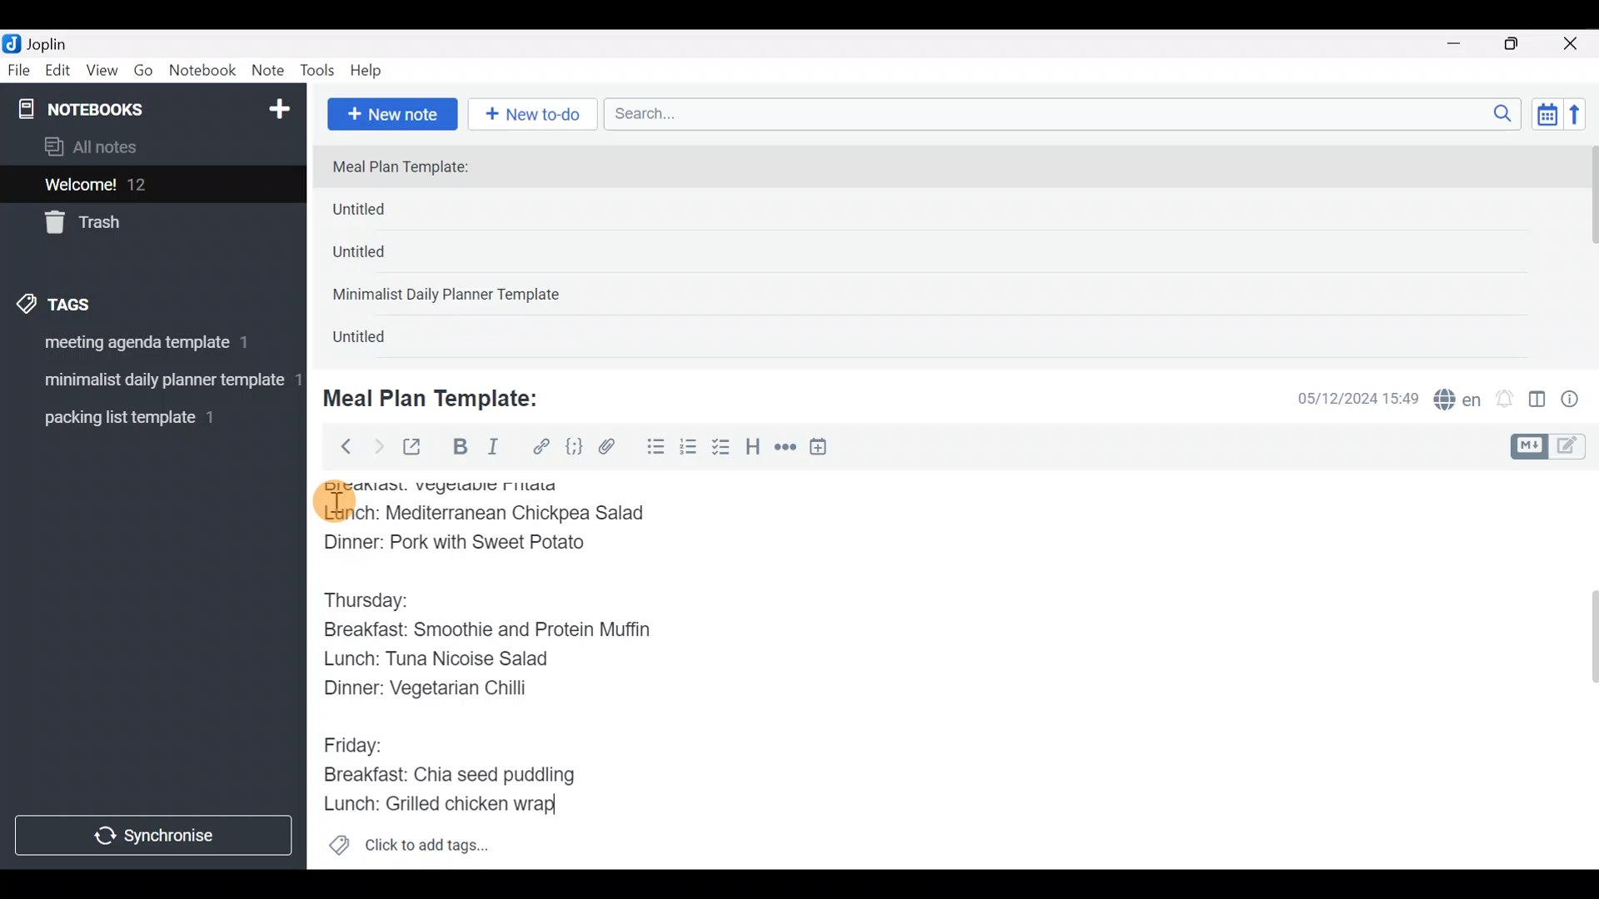 The height and width of the screenshot is (899, 1599). I want to click on Tag 2, so click(152, 382).